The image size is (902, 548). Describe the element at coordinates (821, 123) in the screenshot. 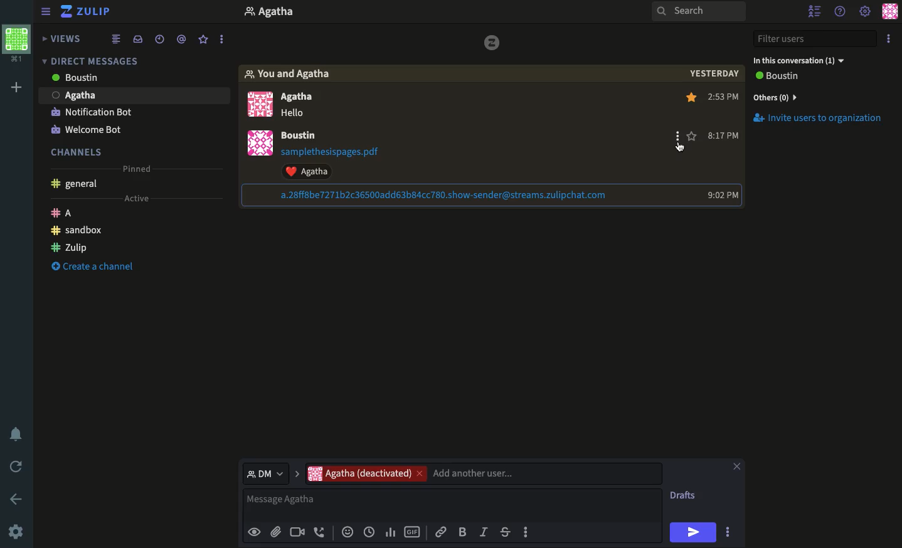

I see `invite users` at that location.